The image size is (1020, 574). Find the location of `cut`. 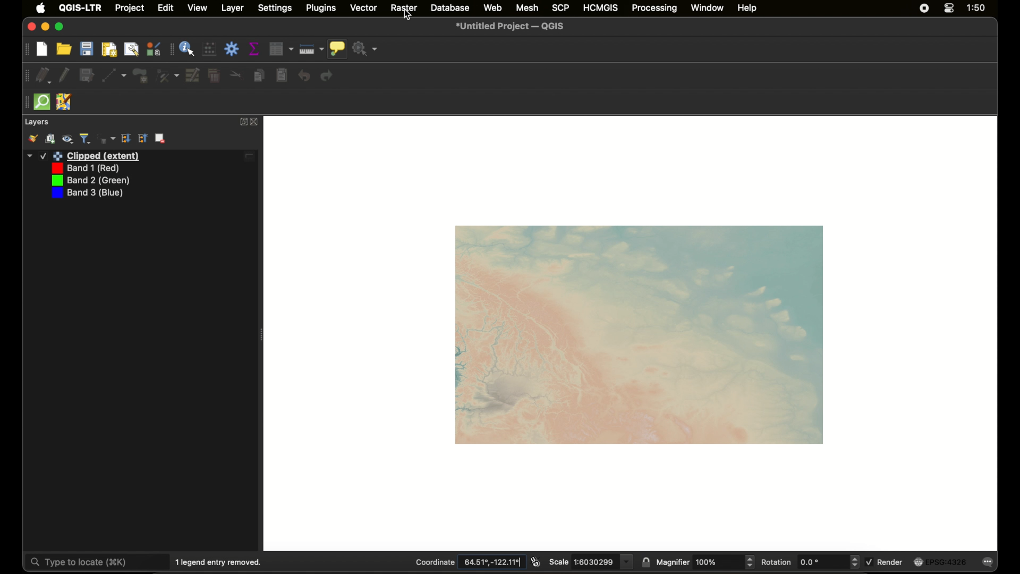

cut is located at coordinates (236, 73).